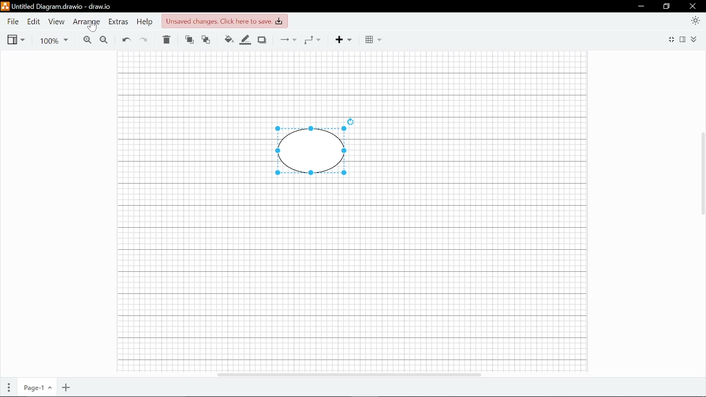 This screenshot has height=397, width=706. Describe the element at coordinates (288, 40) in the screenshot. I see `Connector` at that location.